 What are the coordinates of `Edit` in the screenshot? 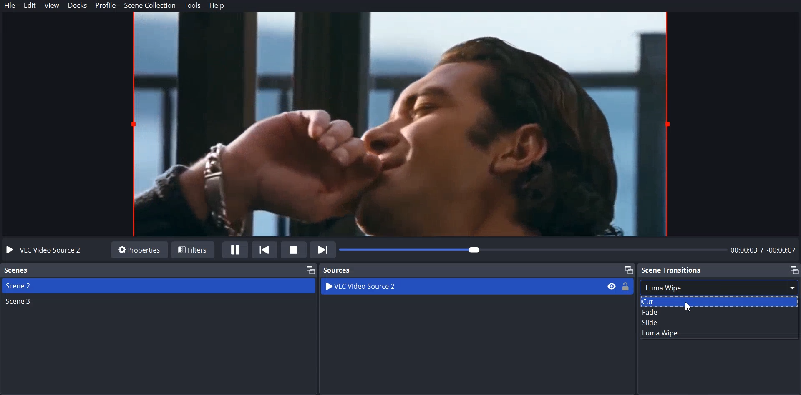 It's located at (30, 6).